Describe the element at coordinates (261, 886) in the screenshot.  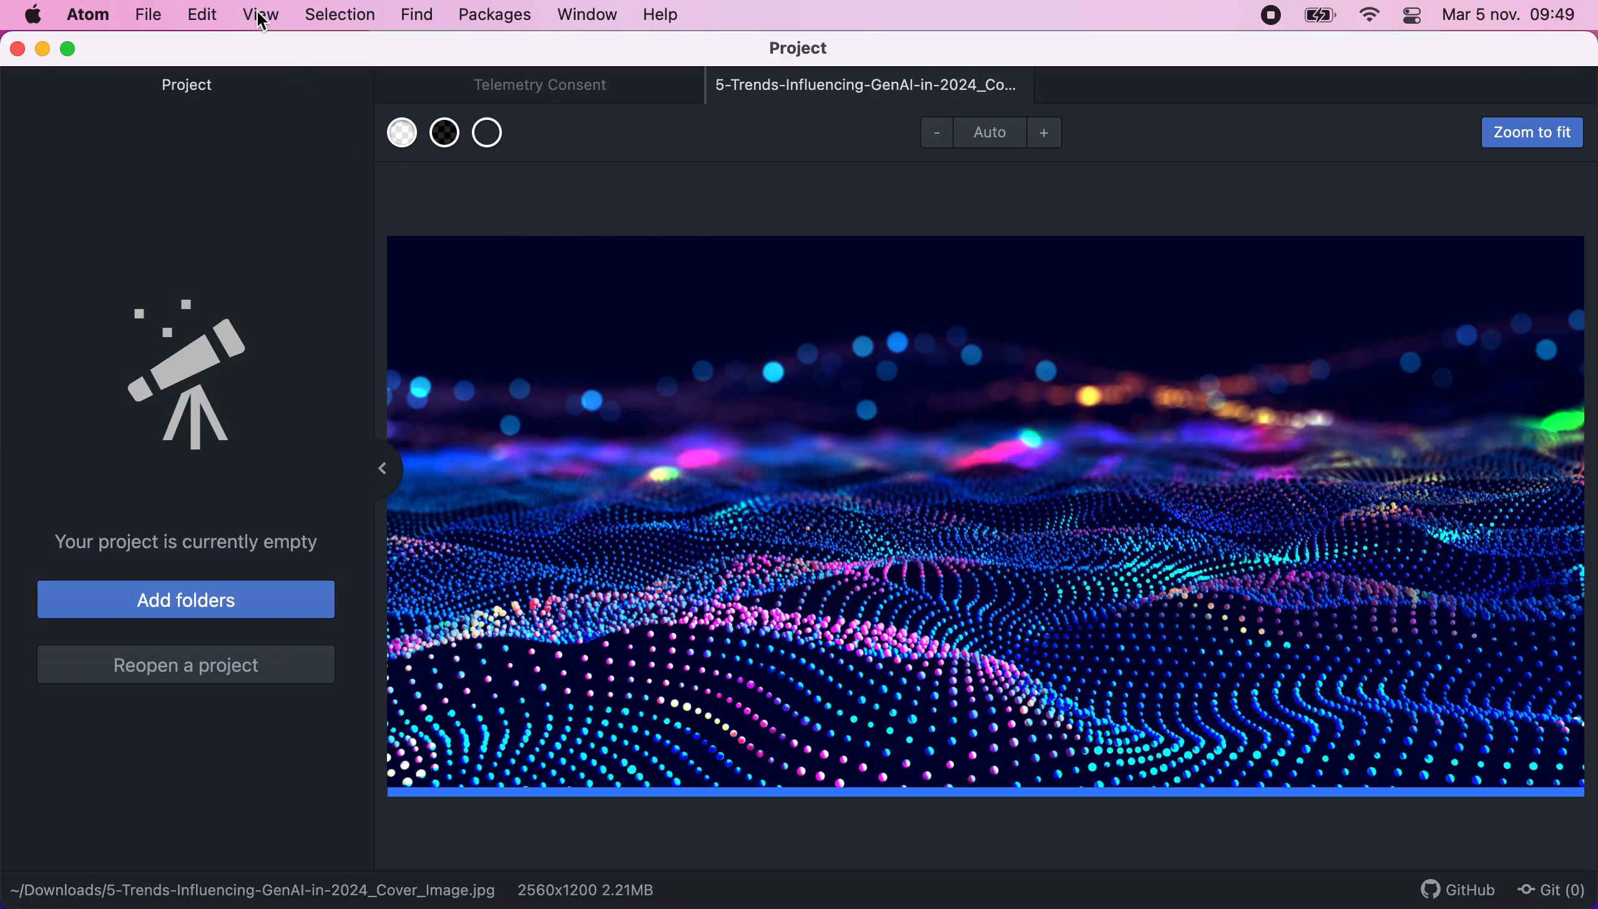
I see `-downloads/5-trends-influencing-genai-in-2024_cover_image.jpg` at that location.